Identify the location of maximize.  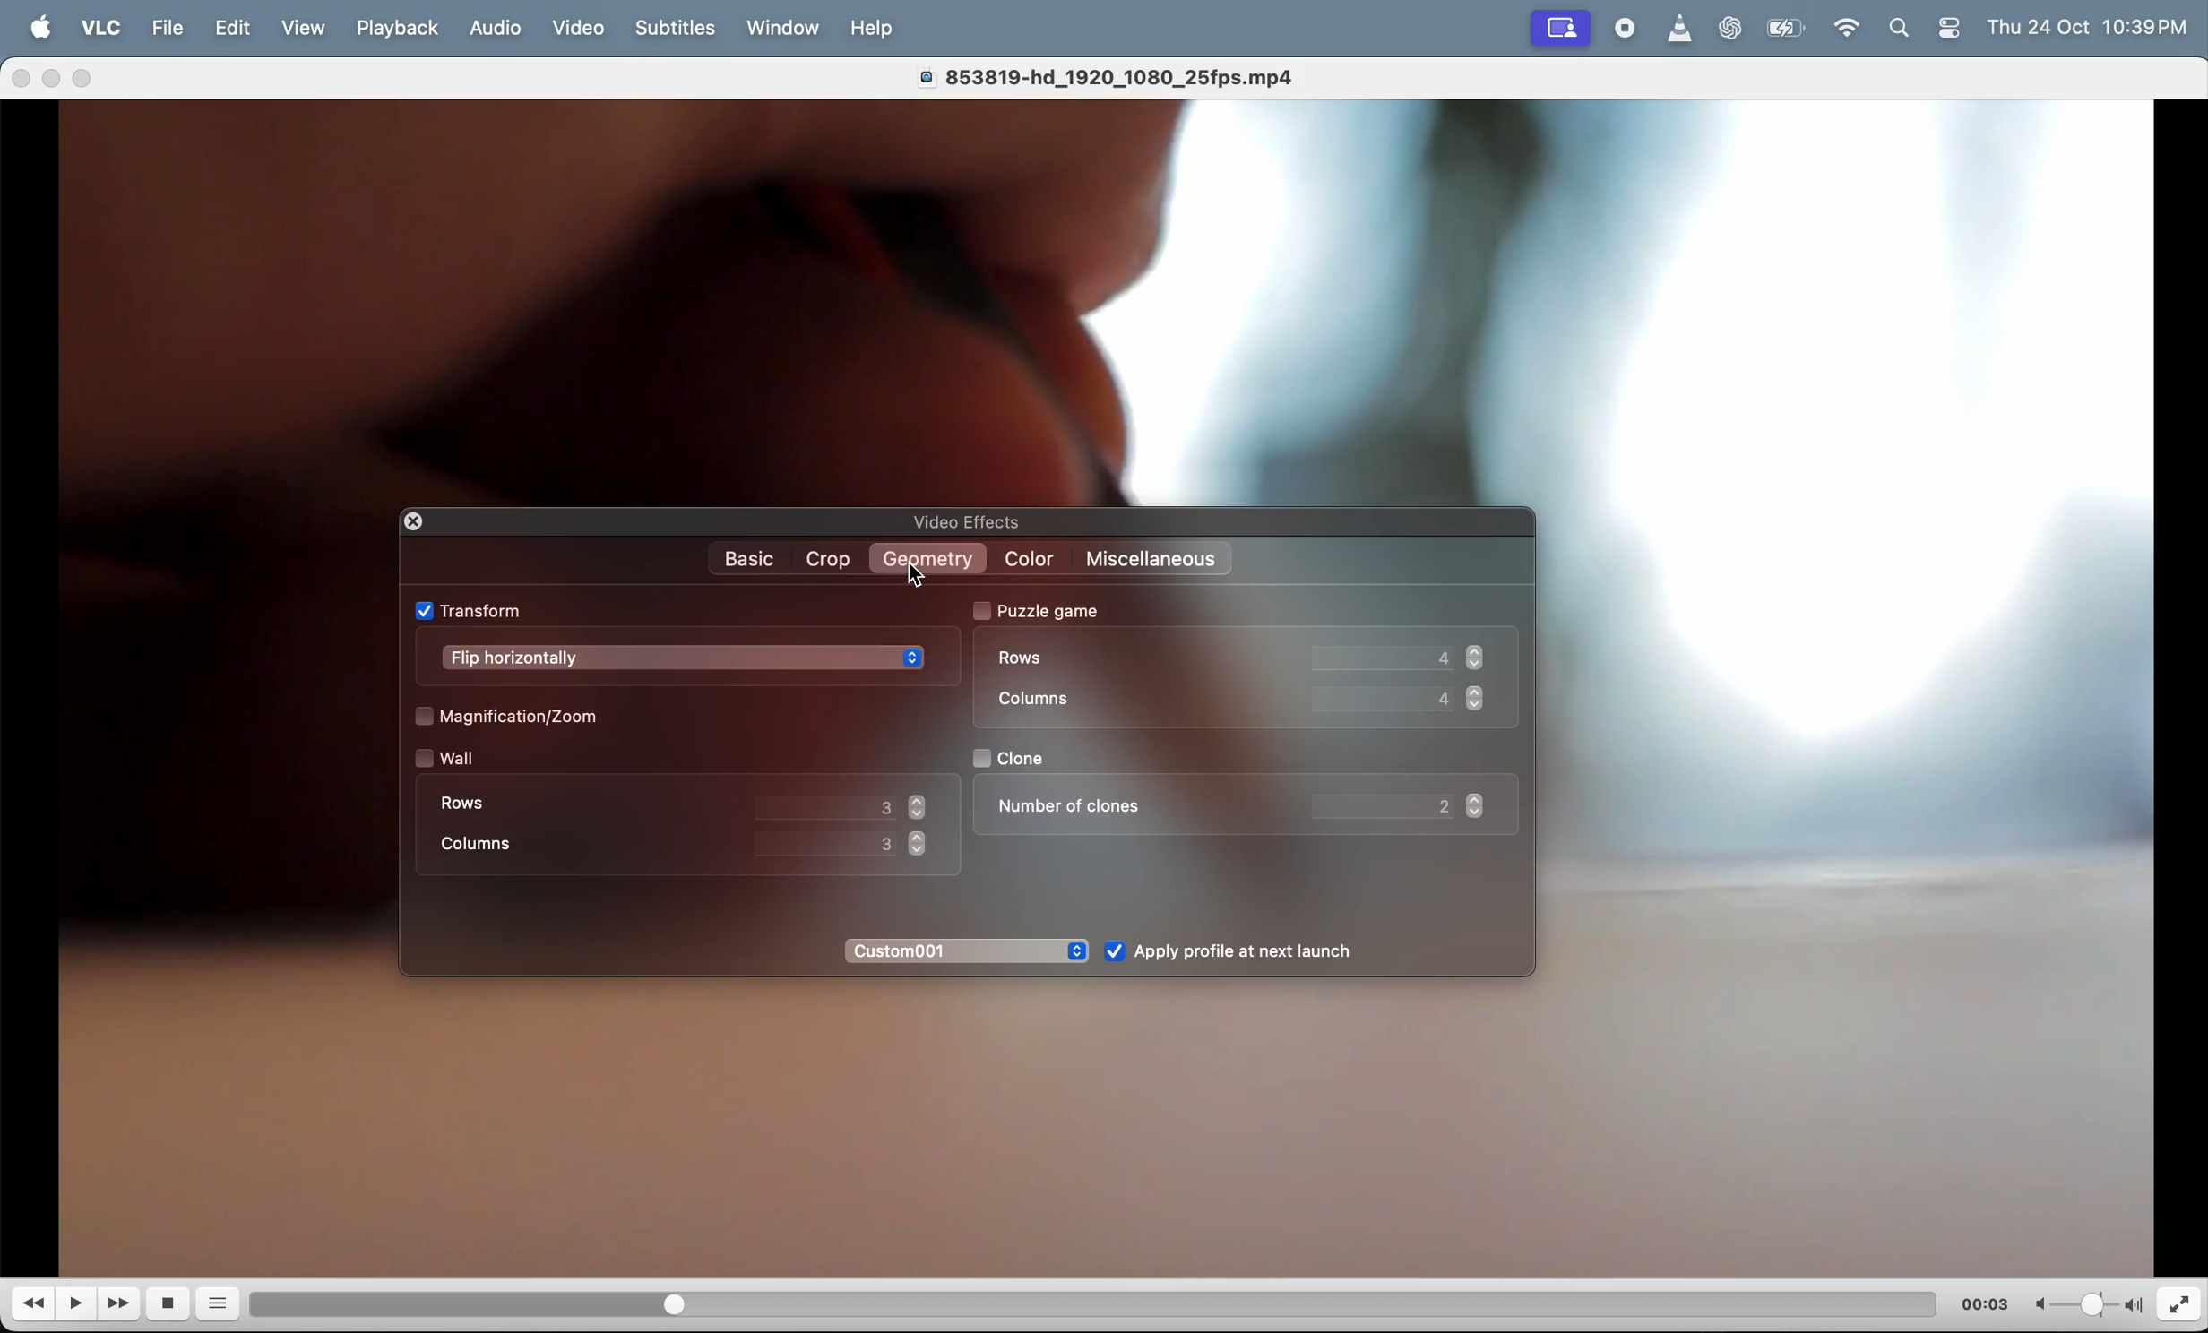
(91, 79).